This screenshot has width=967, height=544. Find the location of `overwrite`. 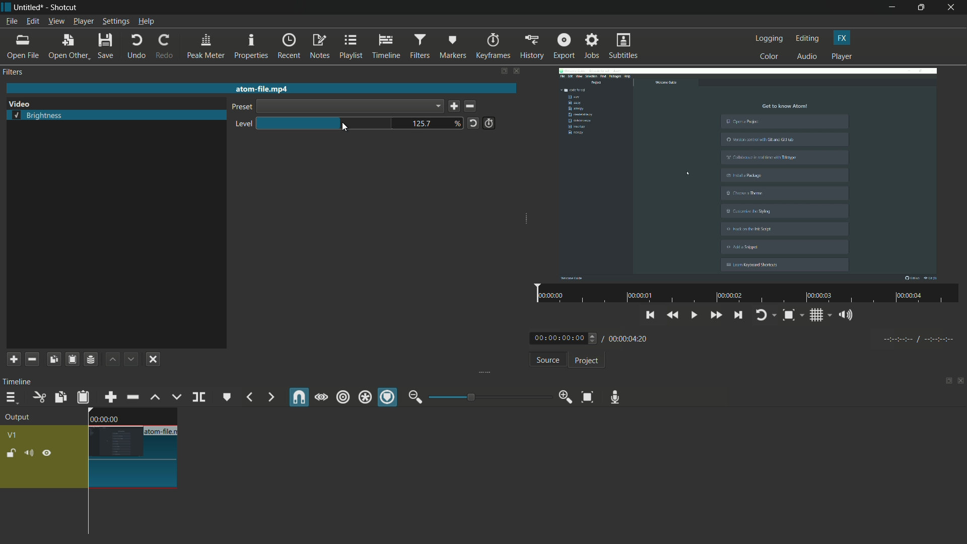

overwrite is located at coordinates (175, 397).